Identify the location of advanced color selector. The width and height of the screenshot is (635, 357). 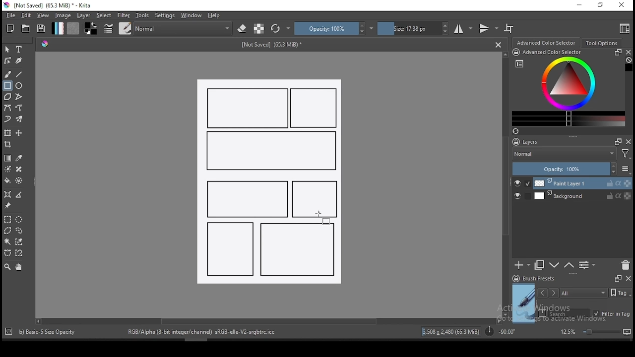
(567, 87).